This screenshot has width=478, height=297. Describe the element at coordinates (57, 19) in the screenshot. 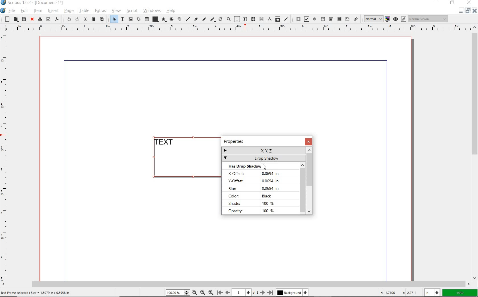

I see `save as pdf` at that location.